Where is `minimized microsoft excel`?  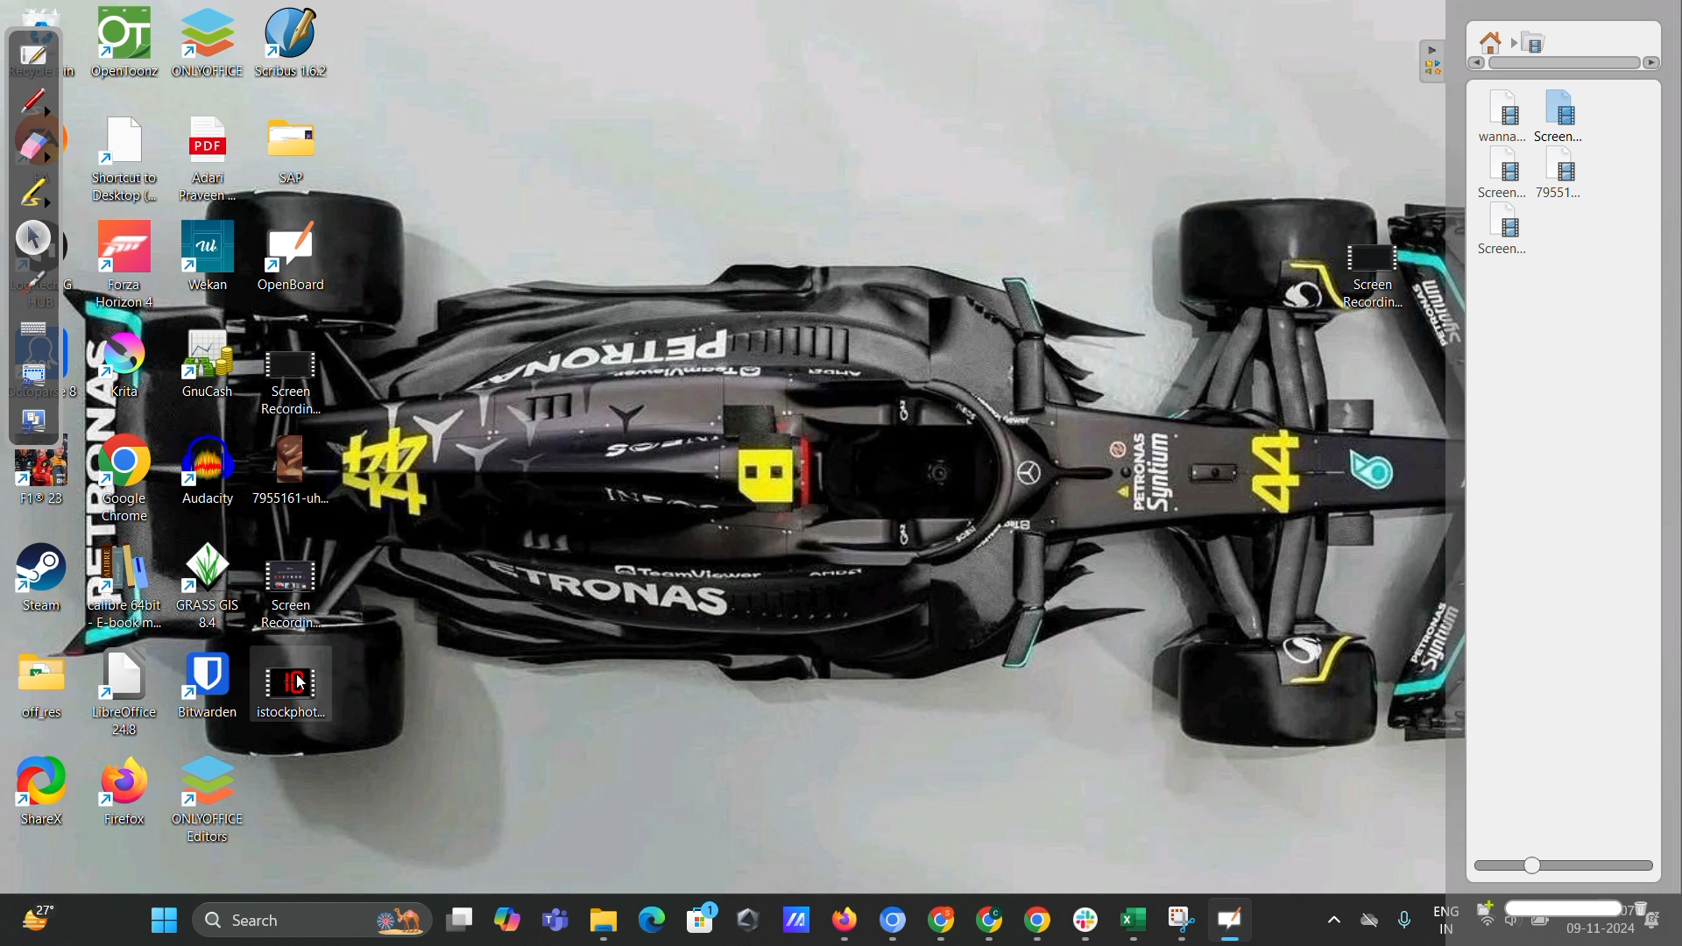
minimized microsoft excel is located at coordinates (1134, 920).